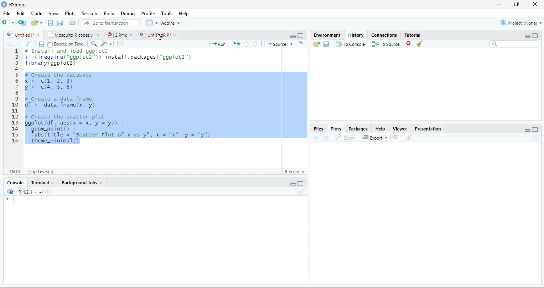 The image size is (544, 288). I want to click on Minimize, so click(527, 130).